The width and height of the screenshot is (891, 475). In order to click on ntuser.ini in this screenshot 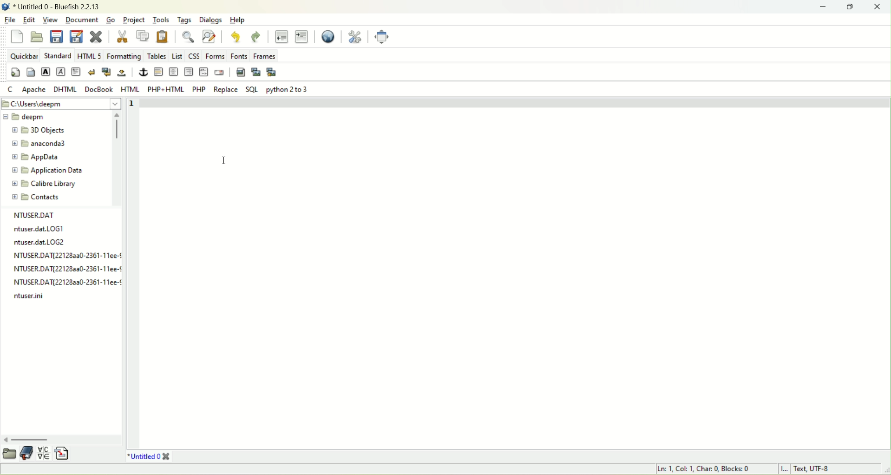, I will do `click(36, 297)`.